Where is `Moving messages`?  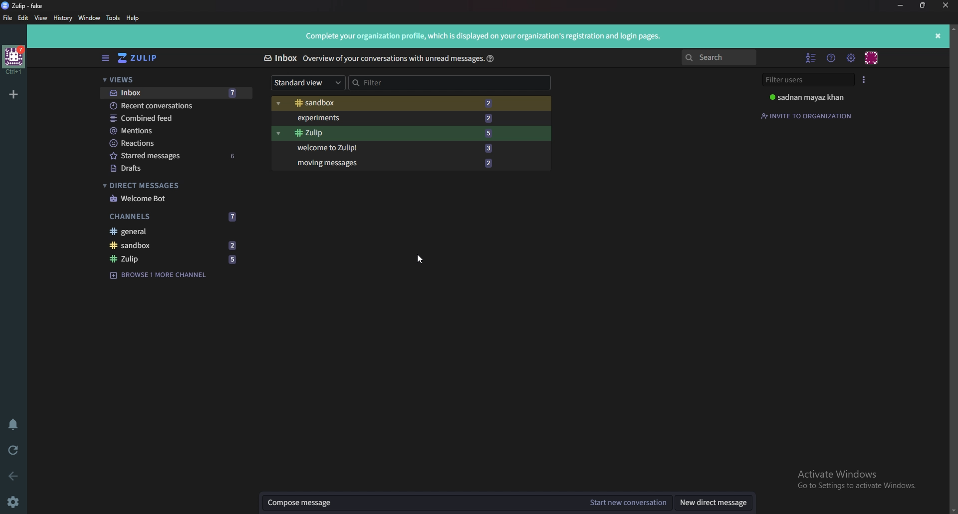 Moving messages is located at coordinates (399, 163).